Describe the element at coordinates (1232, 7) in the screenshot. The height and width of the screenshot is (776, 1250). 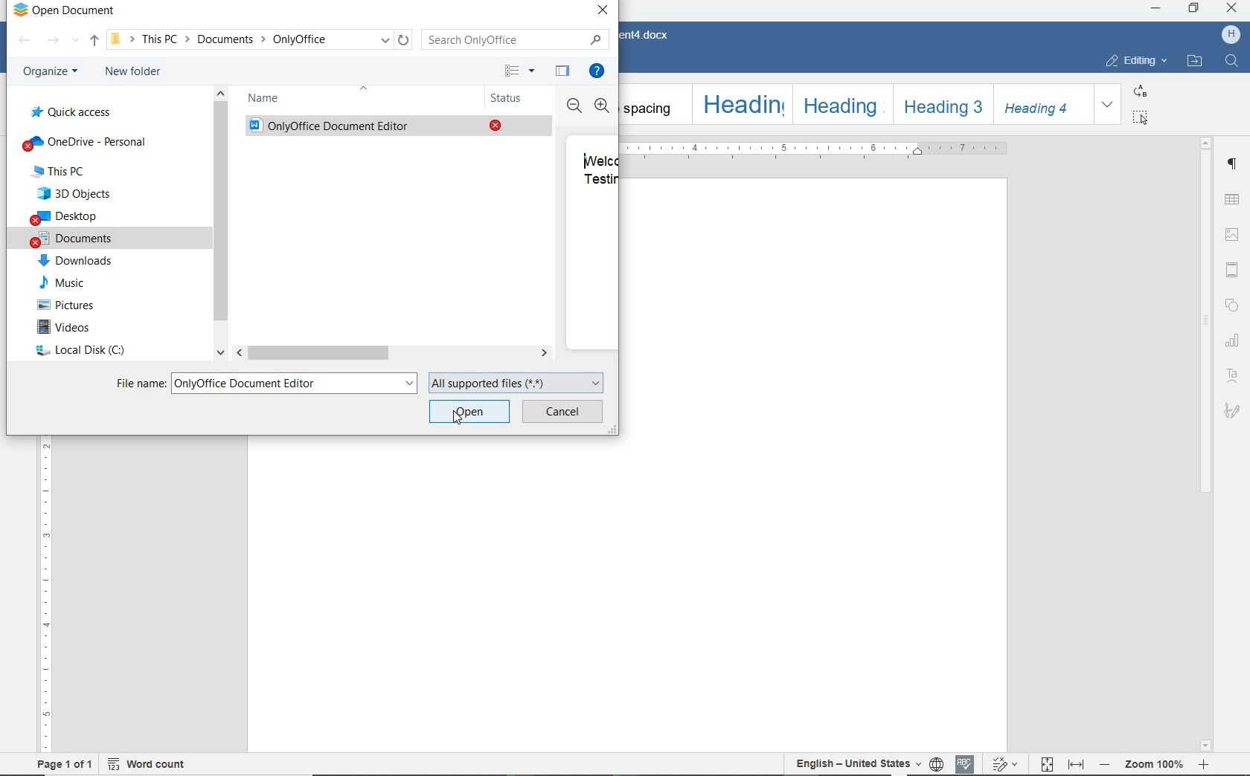
I see `close` at that location.